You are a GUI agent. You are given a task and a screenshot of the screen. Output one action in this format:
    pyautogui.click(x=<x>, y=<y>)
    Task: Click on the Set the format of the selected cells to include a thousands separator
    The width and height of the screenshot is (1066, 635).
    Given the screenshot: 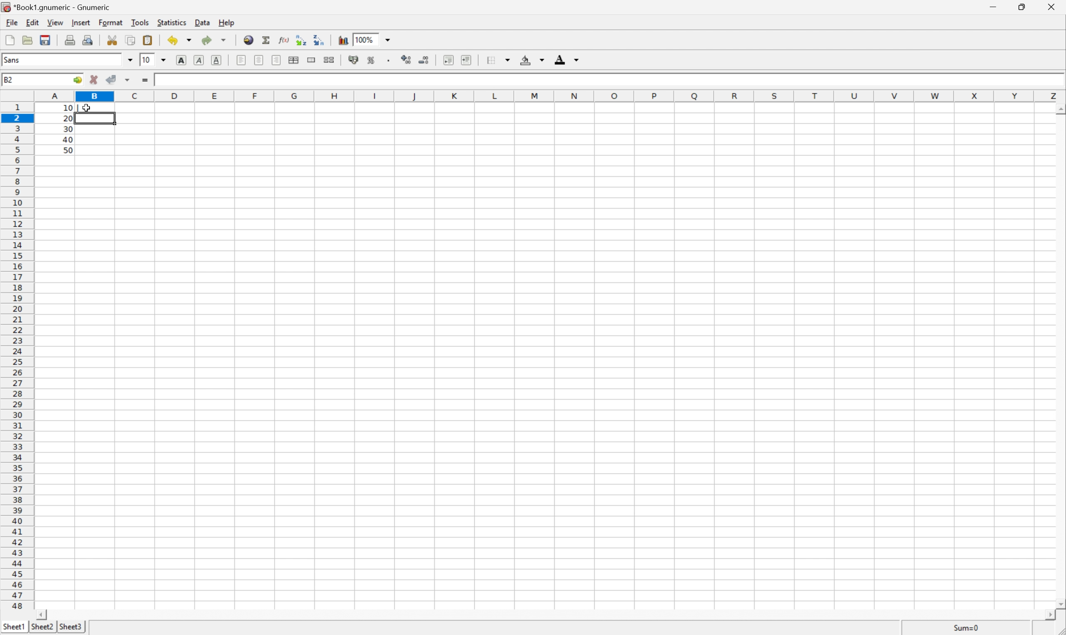 What is the action you would take?
    pyautogui.click(x=386, y=61)
    